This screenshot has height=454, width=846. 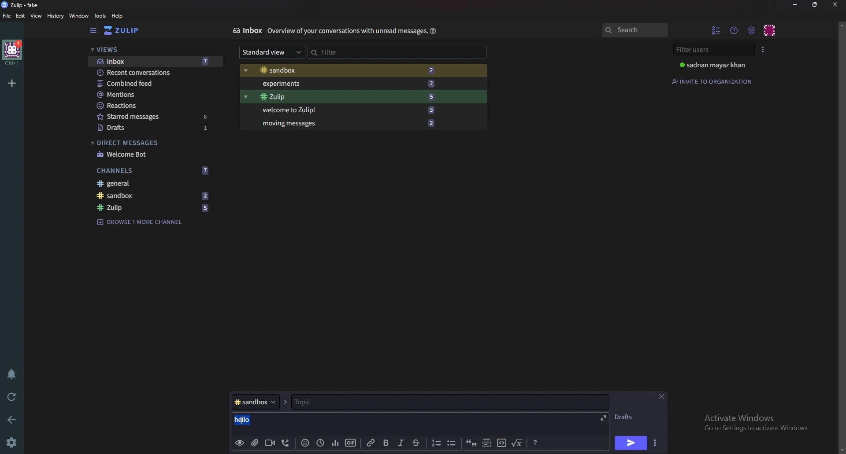 What do you see at coordinates (347, 97) in the screenshot?
I see `#Zulip 5` at bounding box center [347, 97].